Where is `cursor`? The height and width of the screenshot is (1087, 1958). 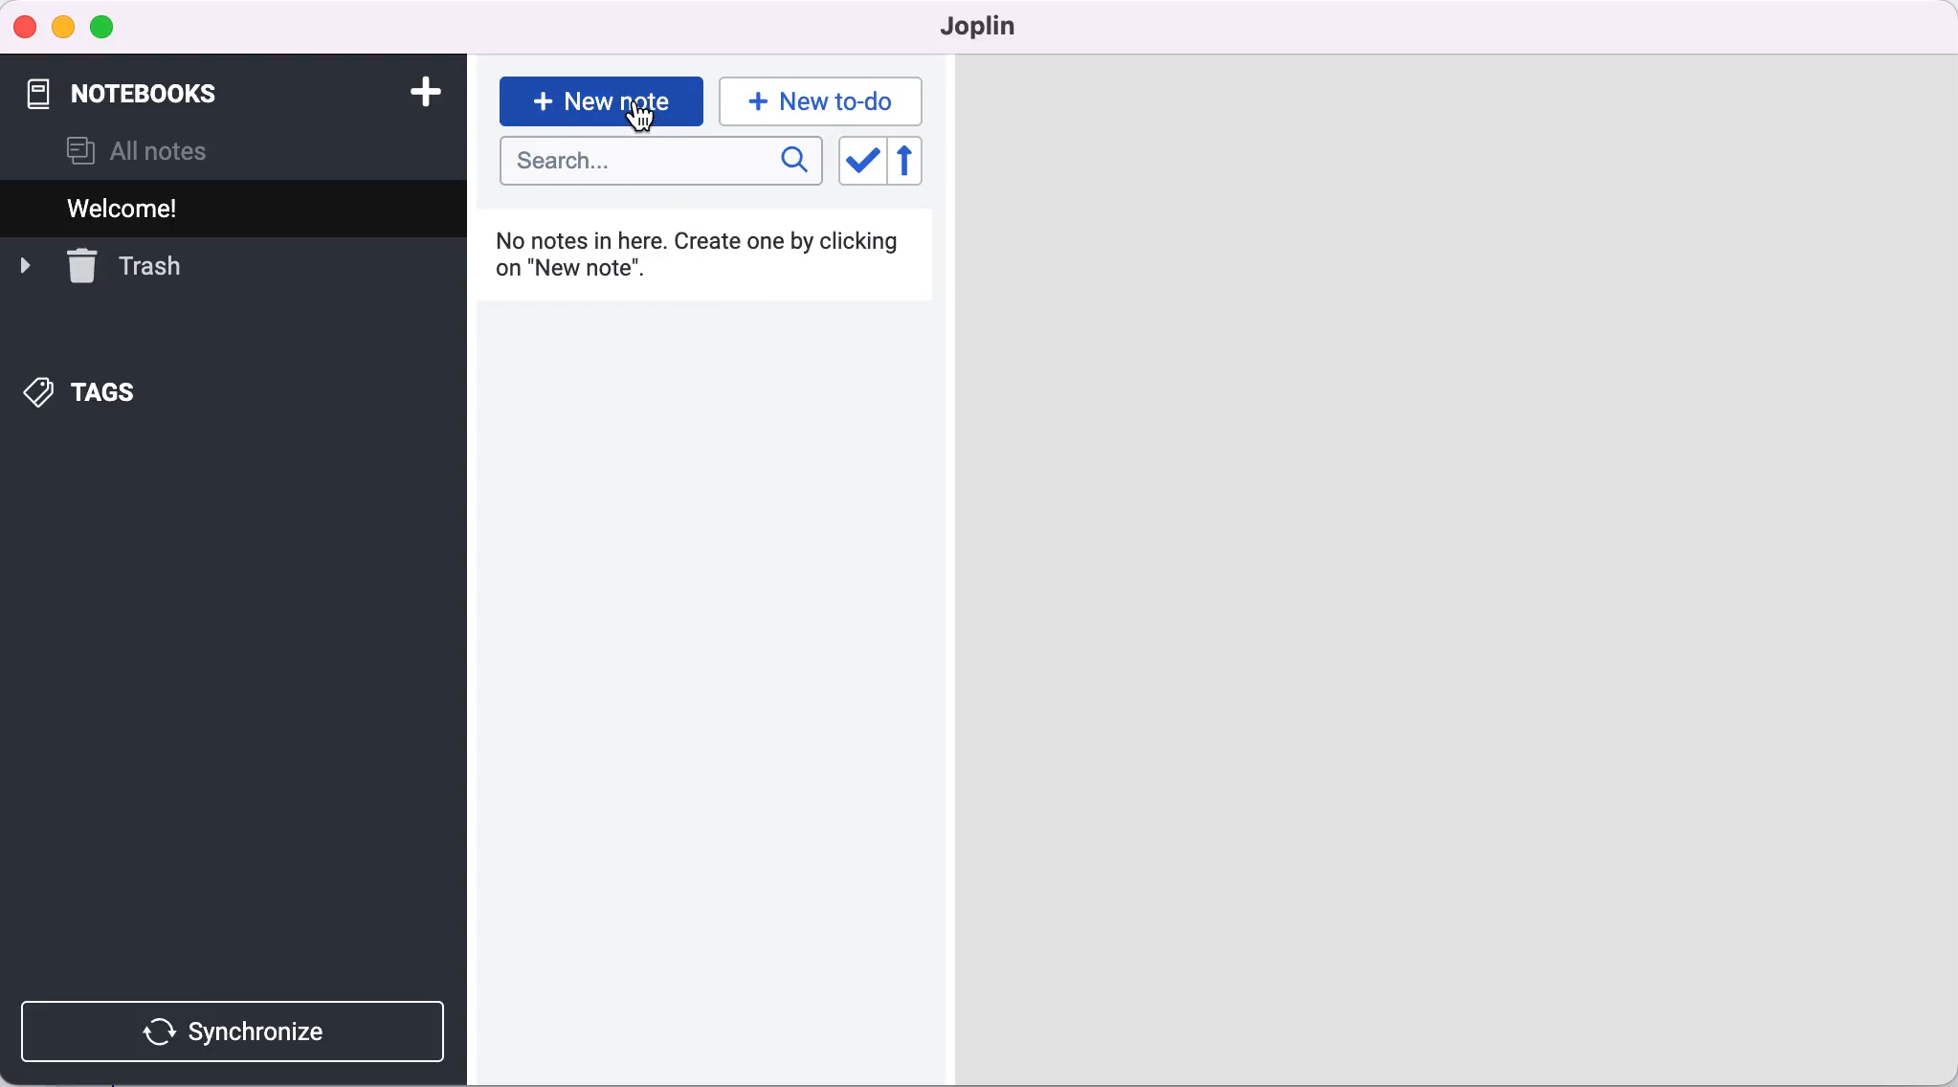 cursor is located at coordinates (643, 122).